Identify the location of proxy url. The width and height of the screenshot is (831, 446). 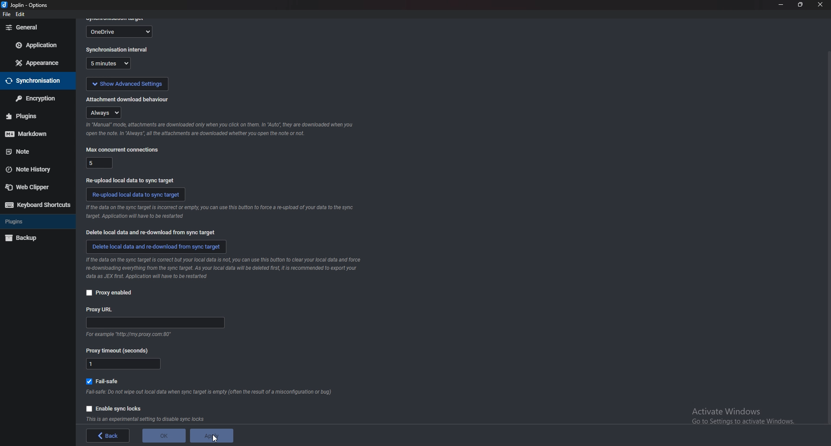
(156, 323).